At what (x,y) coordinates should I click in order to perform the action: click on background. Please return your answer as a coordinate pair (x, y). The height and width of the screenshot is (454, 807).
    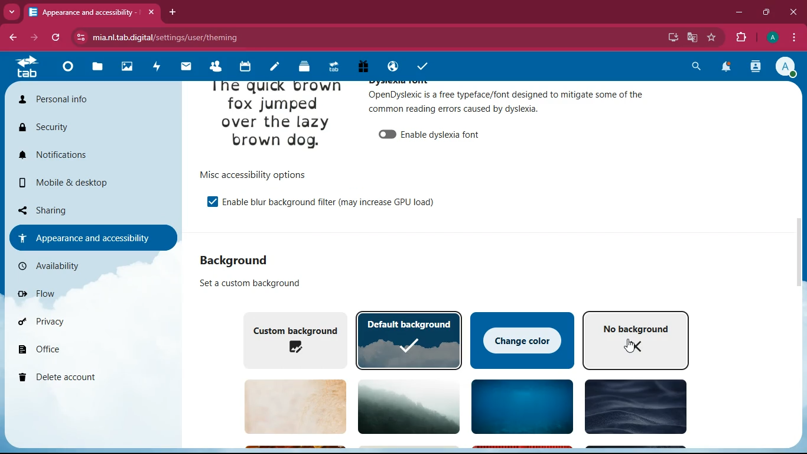
    Looking at the image, I should click on (404, 406).